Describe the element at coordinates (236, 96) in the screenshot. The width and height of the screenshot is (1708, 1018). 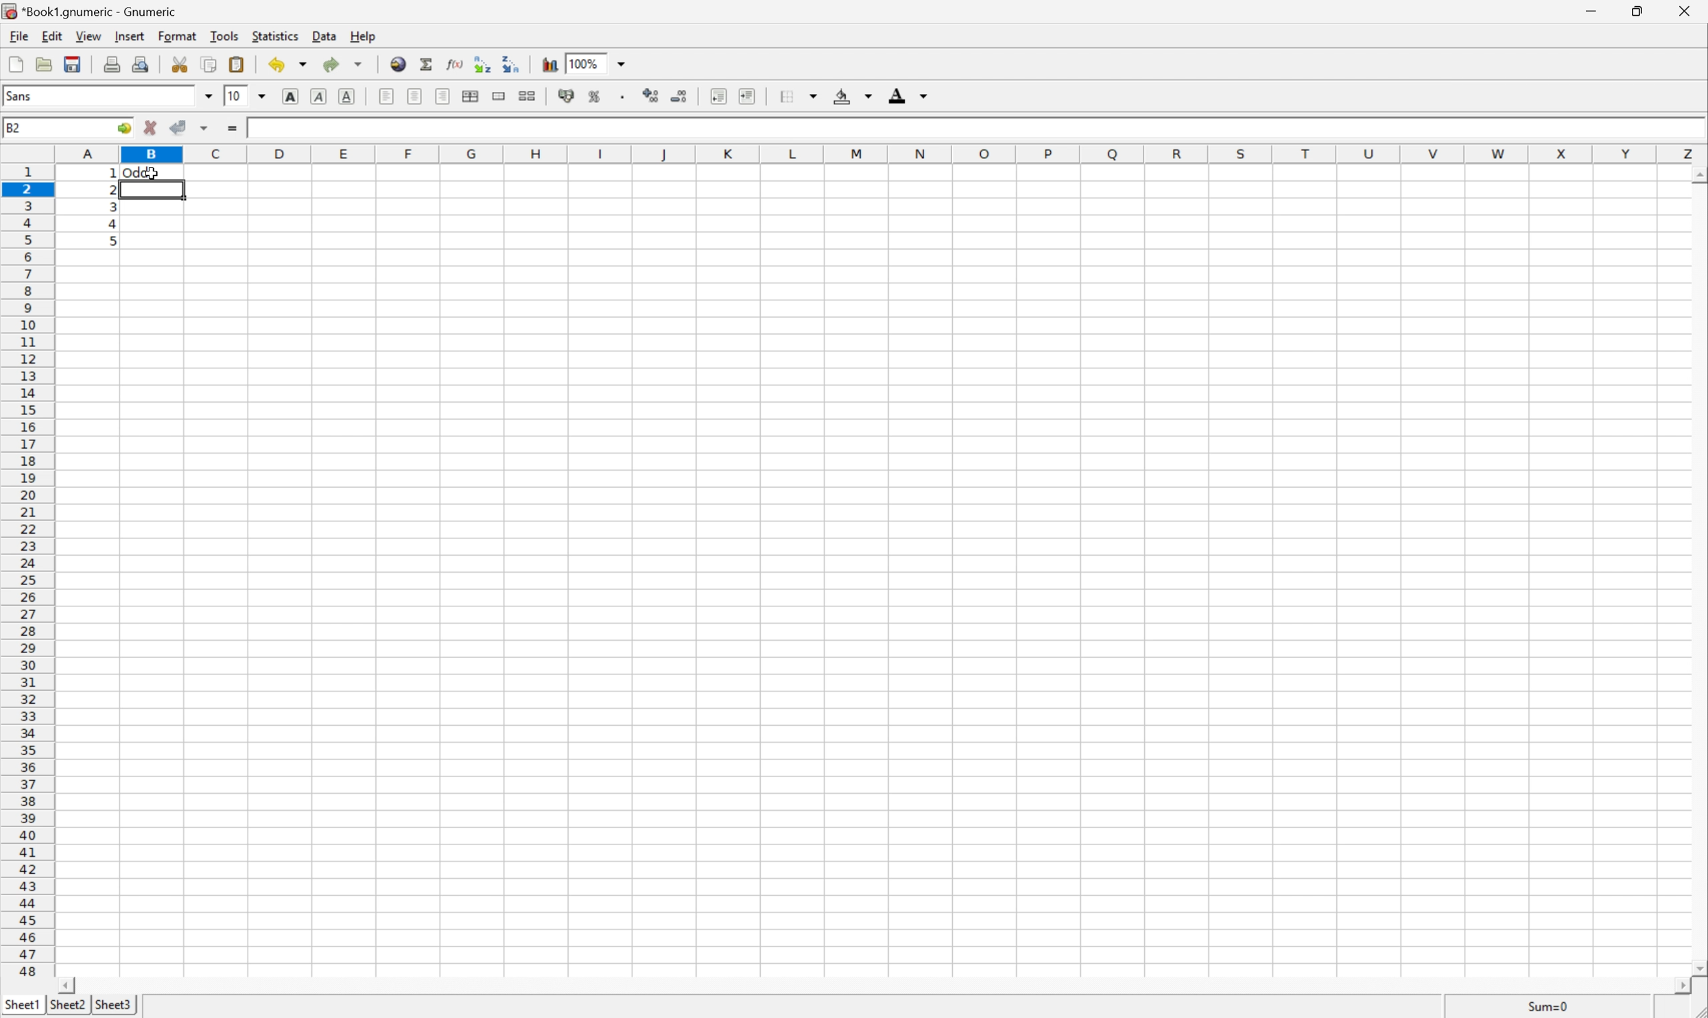
I see `10` at that location.